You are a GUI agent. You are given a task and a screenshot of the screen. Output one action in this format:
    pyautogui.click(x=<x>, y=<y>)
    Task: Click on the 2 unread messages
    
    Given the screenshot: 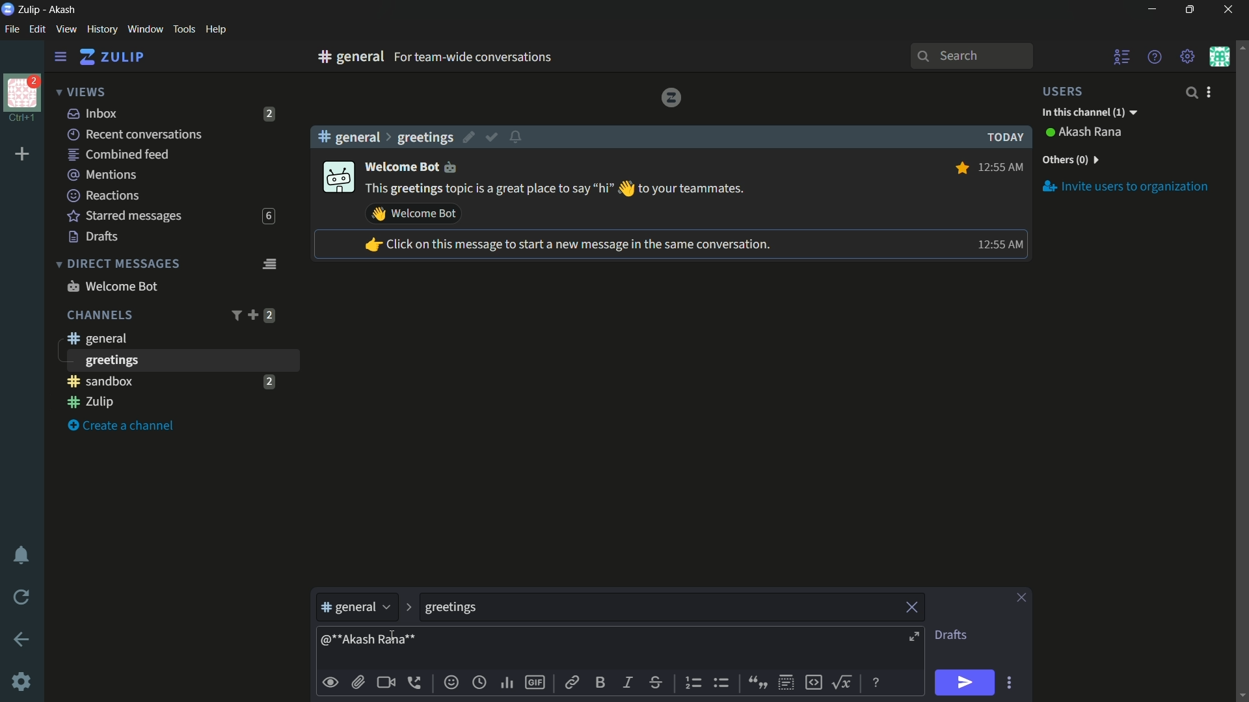 What is the action you would take?
    pyautogui.click(x=270, y=114)
    